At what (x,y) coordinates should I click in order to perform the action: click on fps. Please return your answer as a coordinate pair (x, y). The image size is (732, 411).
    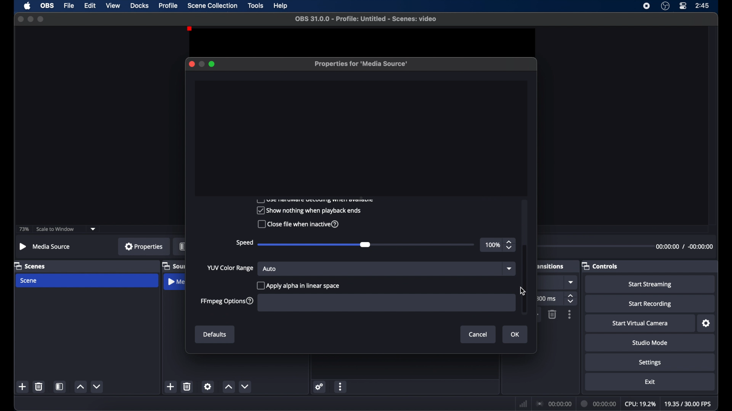
    Looking at the image, I should click on (687, 404).